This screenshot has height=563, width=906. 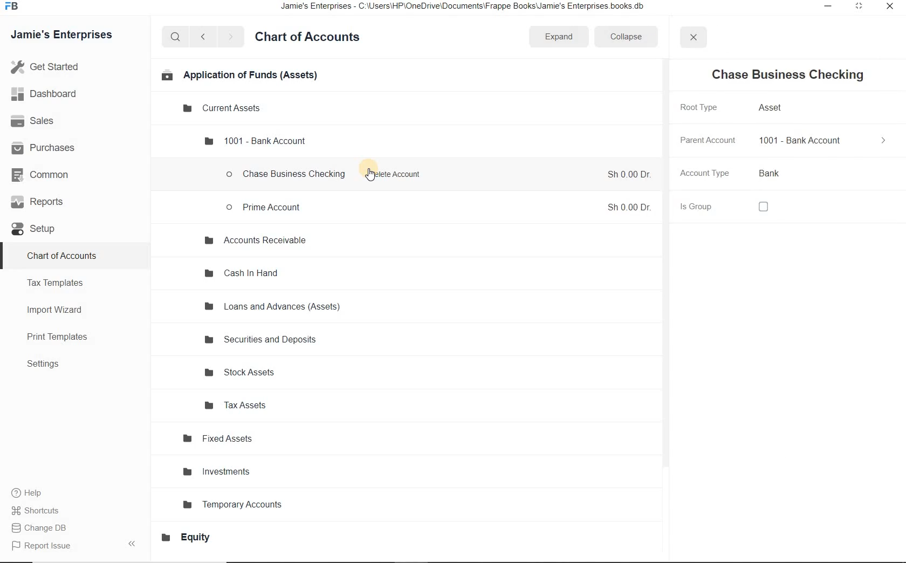 I want to click on Application of Funds (Assets), so click(x=238, y=74).